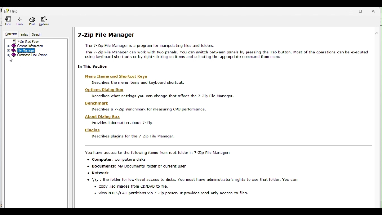 The height and width of the screenshot is (215, 382). Describe the element at coordinates (33, 42) in the screenshot. I see `7zip start page` at that location.